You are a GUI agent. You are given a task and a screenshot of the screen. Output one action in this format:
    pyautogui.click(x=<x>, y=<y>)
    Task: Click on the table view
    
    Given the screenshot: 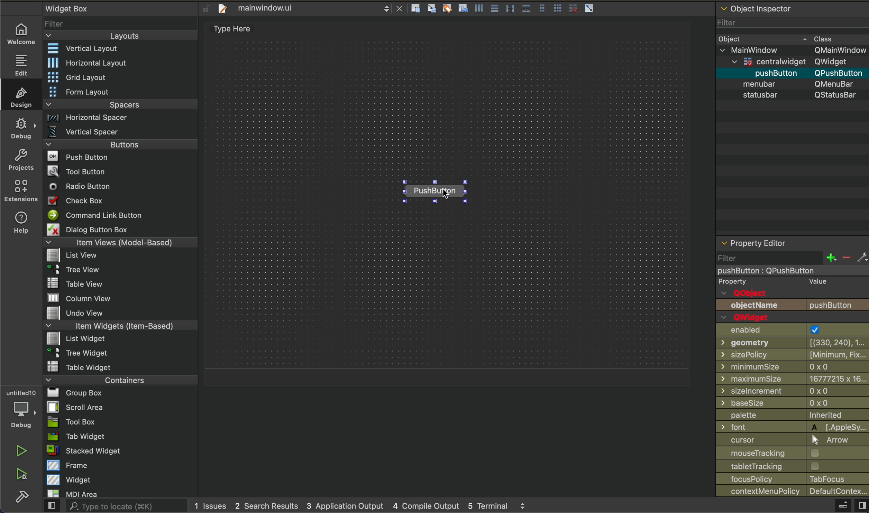 What is the action you would take?
    pyautogui.click(x=119, y=284)
    